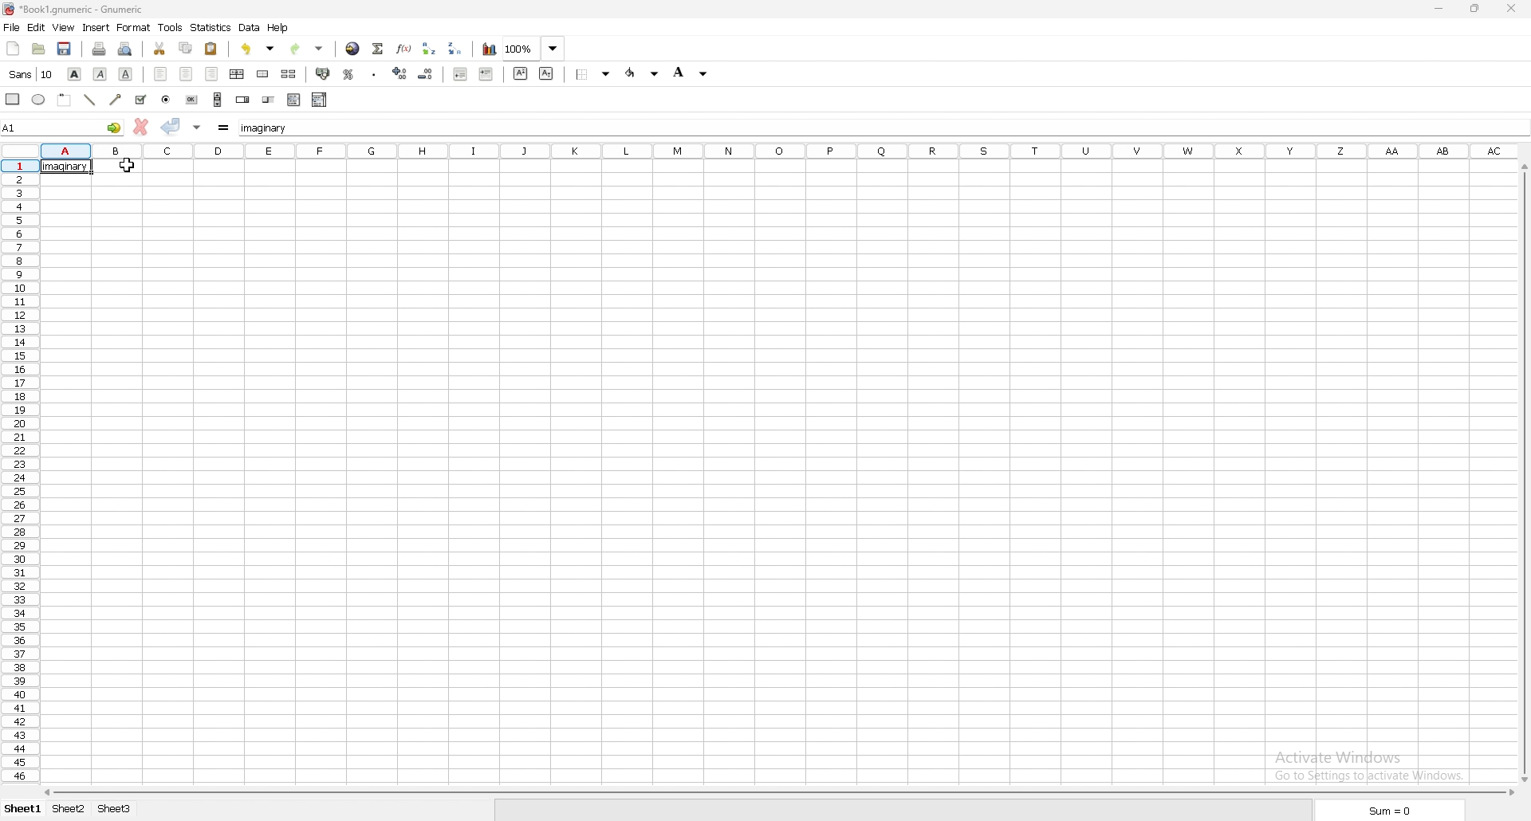 This screenshot has height=821, width=1531. What do you see at coordinates (40, 48) in the screenshot?
I see `open` at bounding box center [40, 48].